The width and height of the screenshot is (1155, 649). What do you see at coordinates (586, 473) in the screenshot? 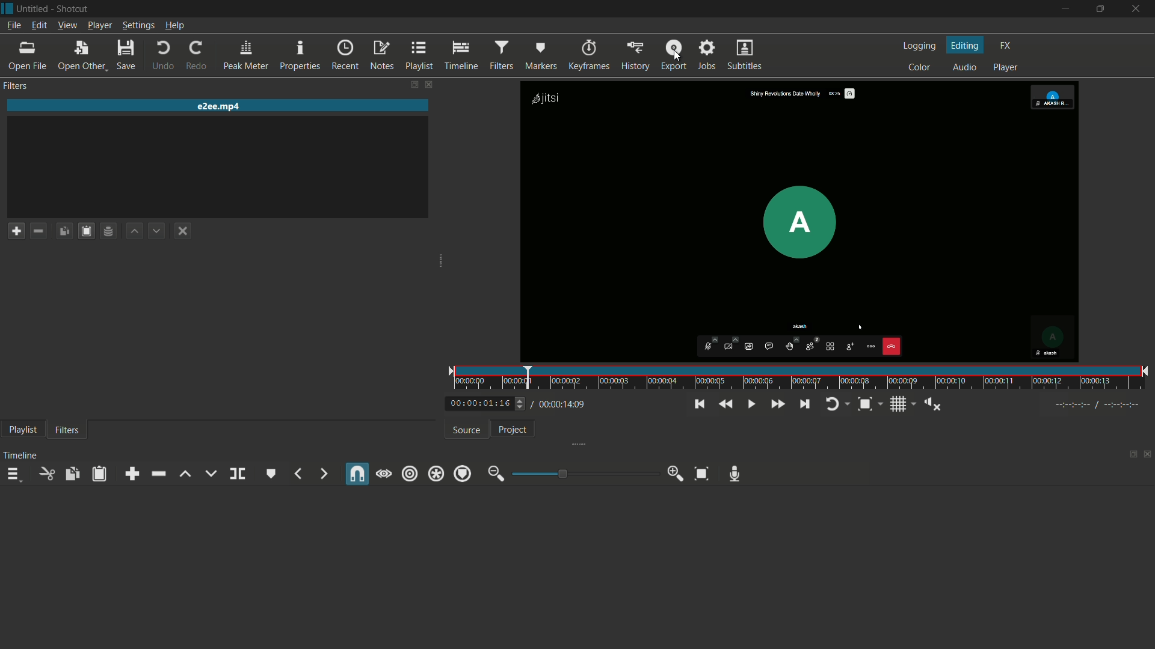
I see `adjustment bar` at bounding box center [586, 473].